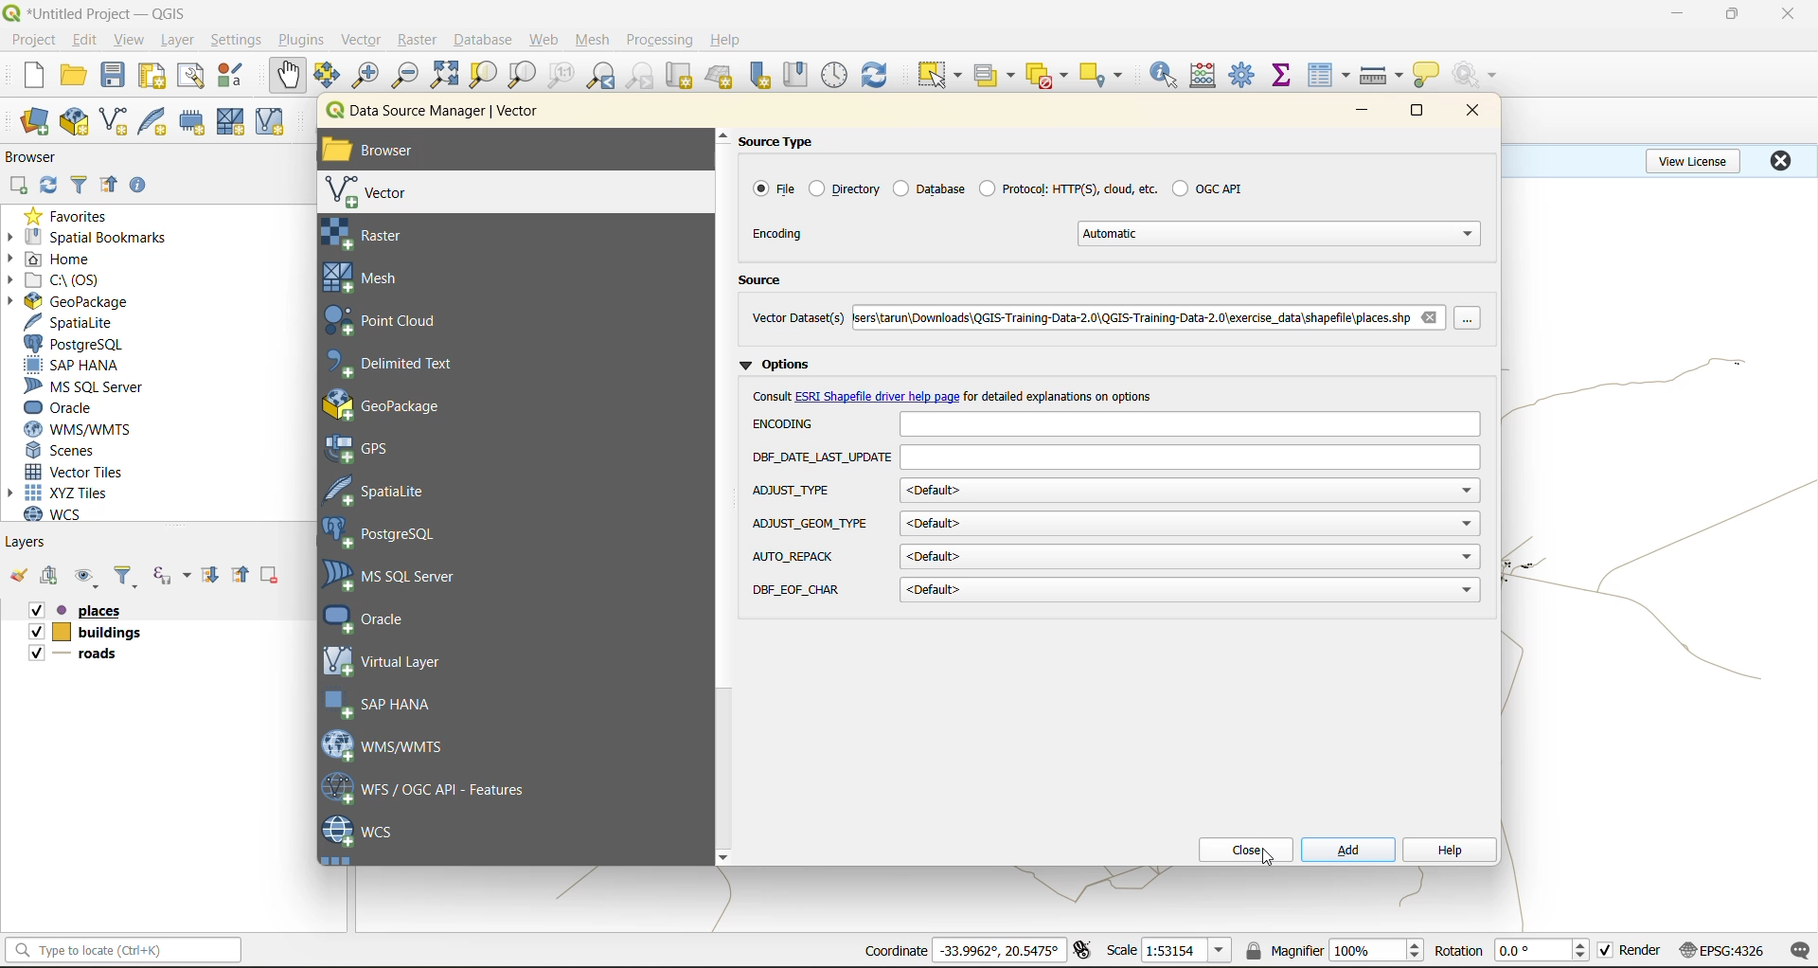 Image resolution: width=1818 pixels, height=968 pixels. What do you see at coordinates (728, 40) in the screenshot?
I see `help` at bounding box center [728, 40].